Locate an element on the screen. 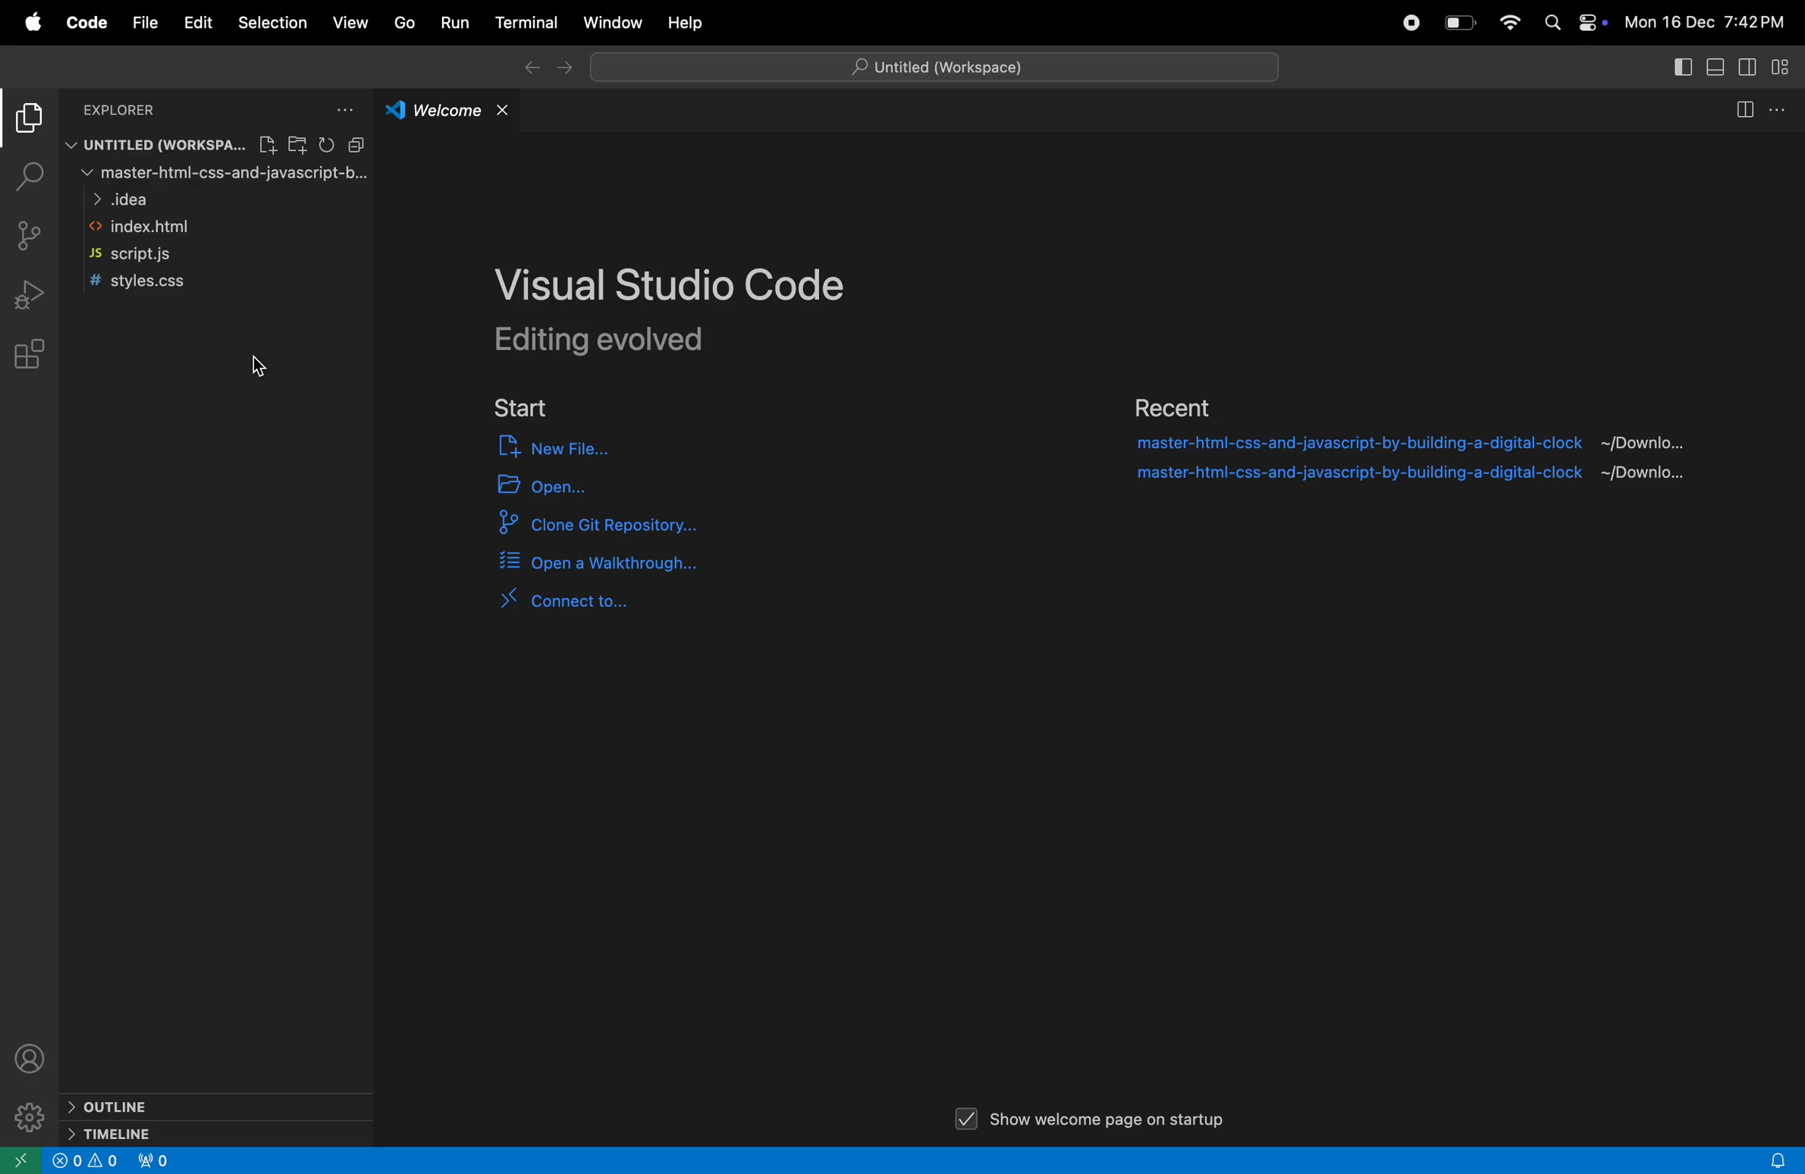 This screenshot has height=1174, width=1805. toggle panel is located at coordinates (1682, 66).